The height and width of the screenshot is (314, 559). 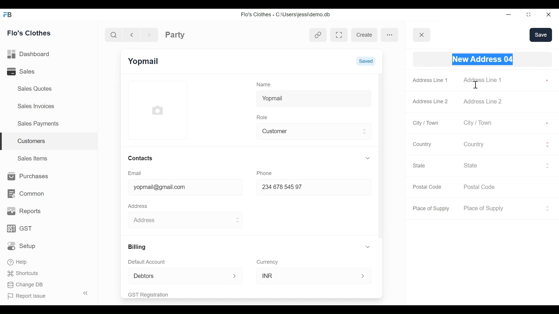 What do you see at coordinates (24, 211) in the screenshot?
I see `Reports` at bounding box center [24, 211].